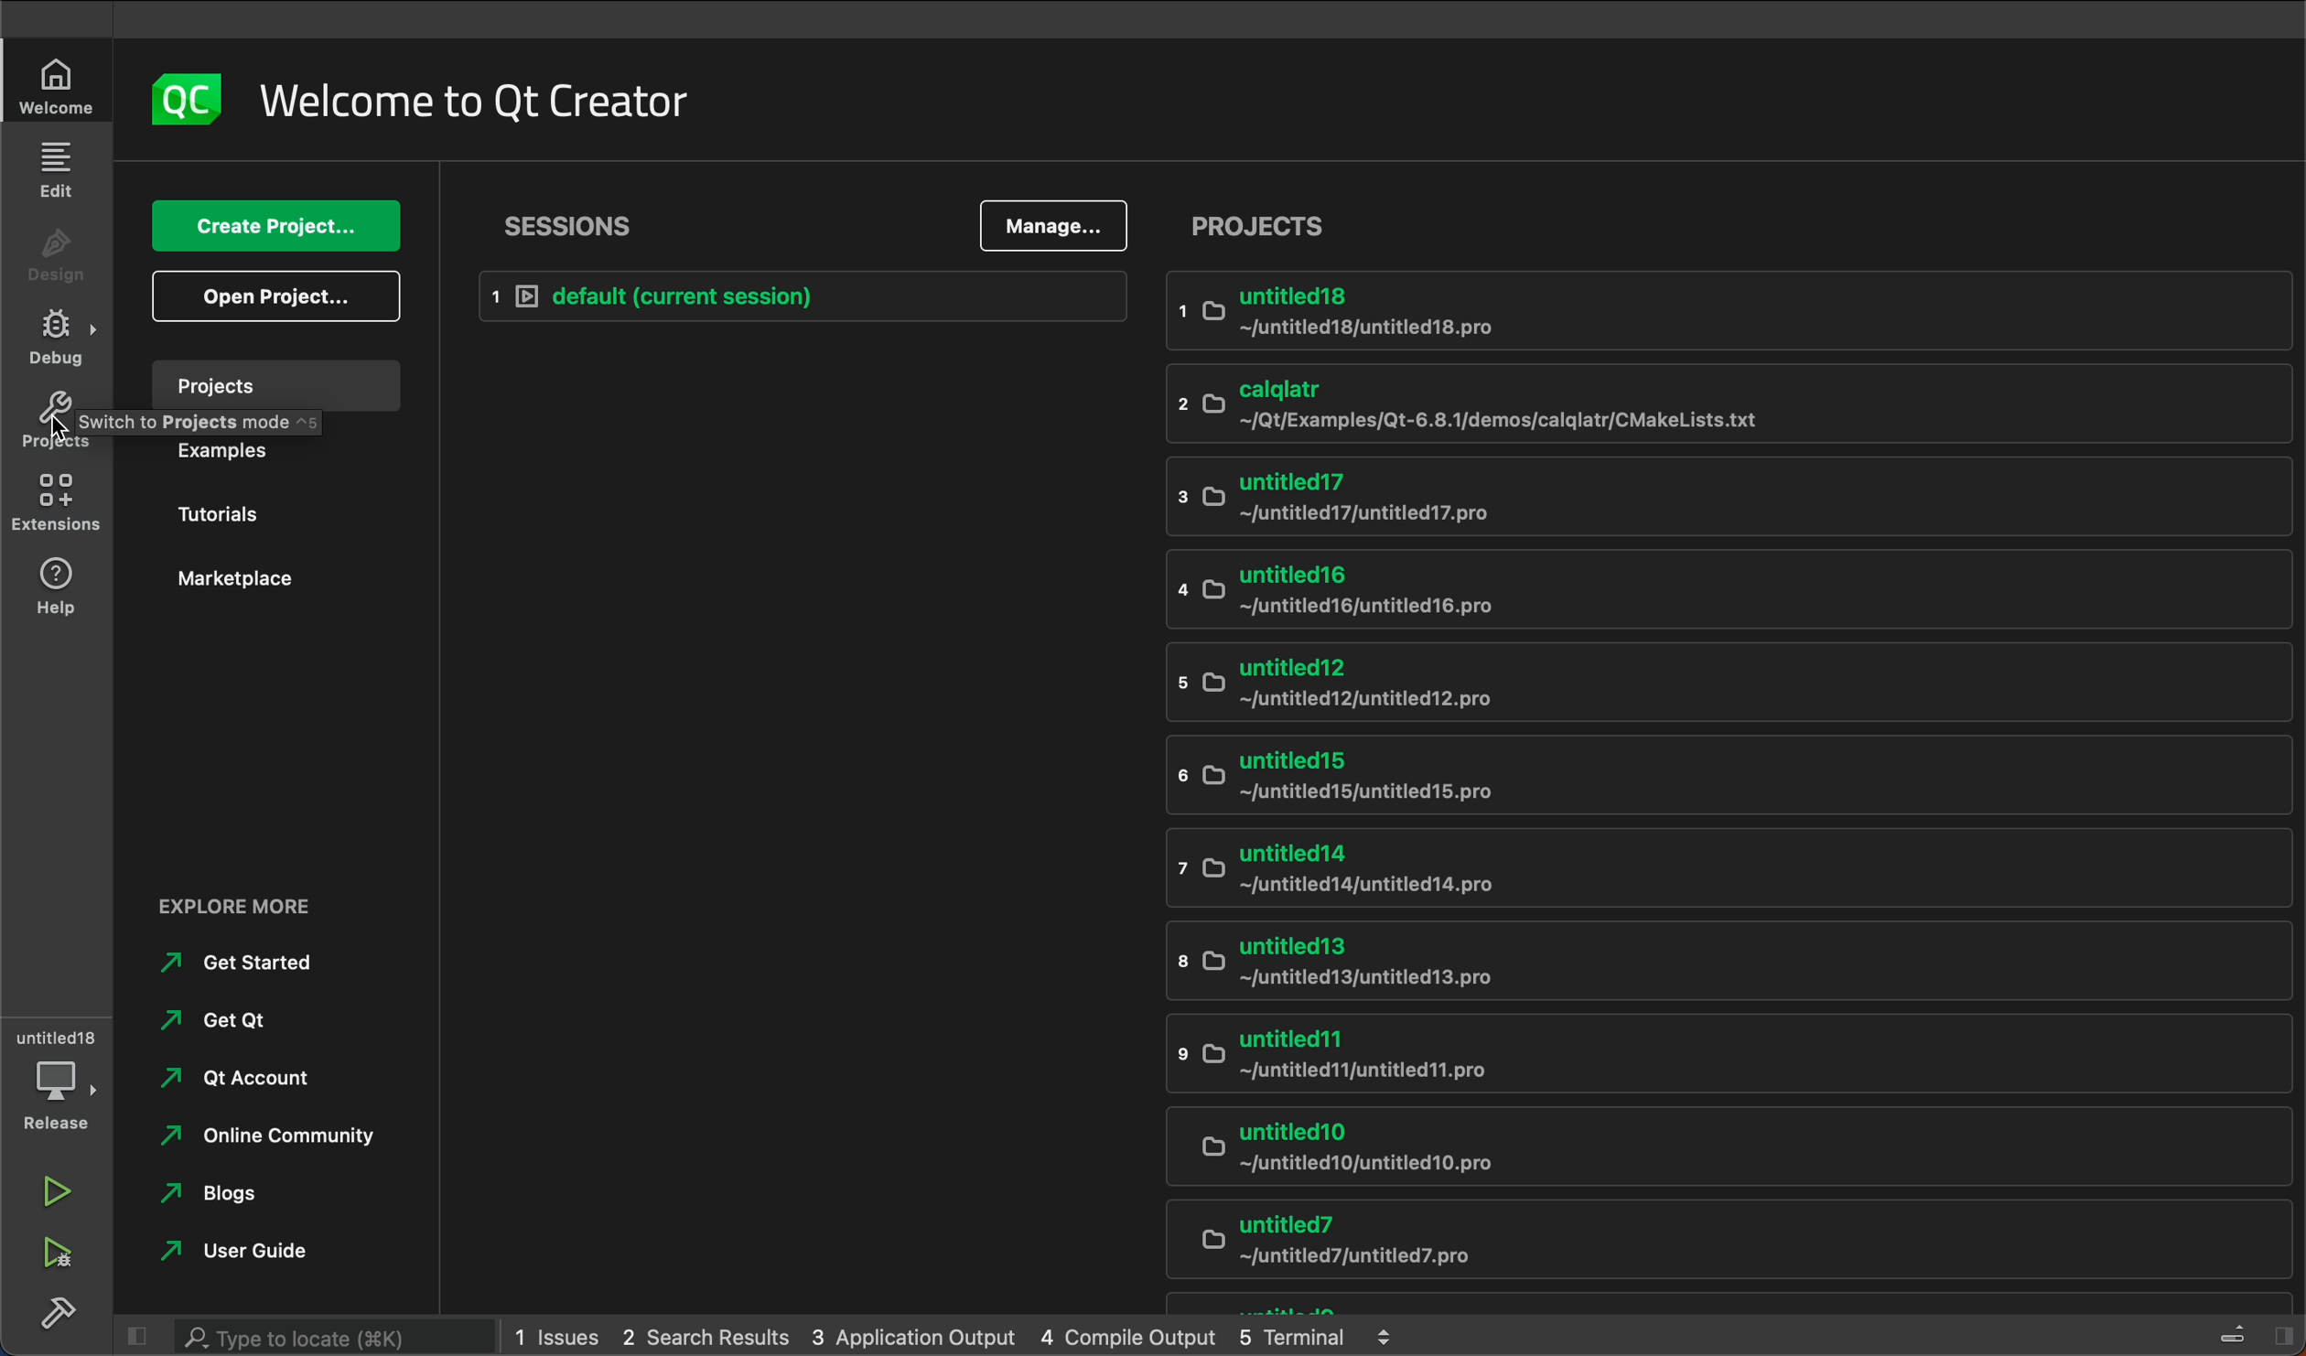 Image resolution: width=2306 pixels, height=1356 pixels. I want to click on untitled18/Release, so click(59, 1079).